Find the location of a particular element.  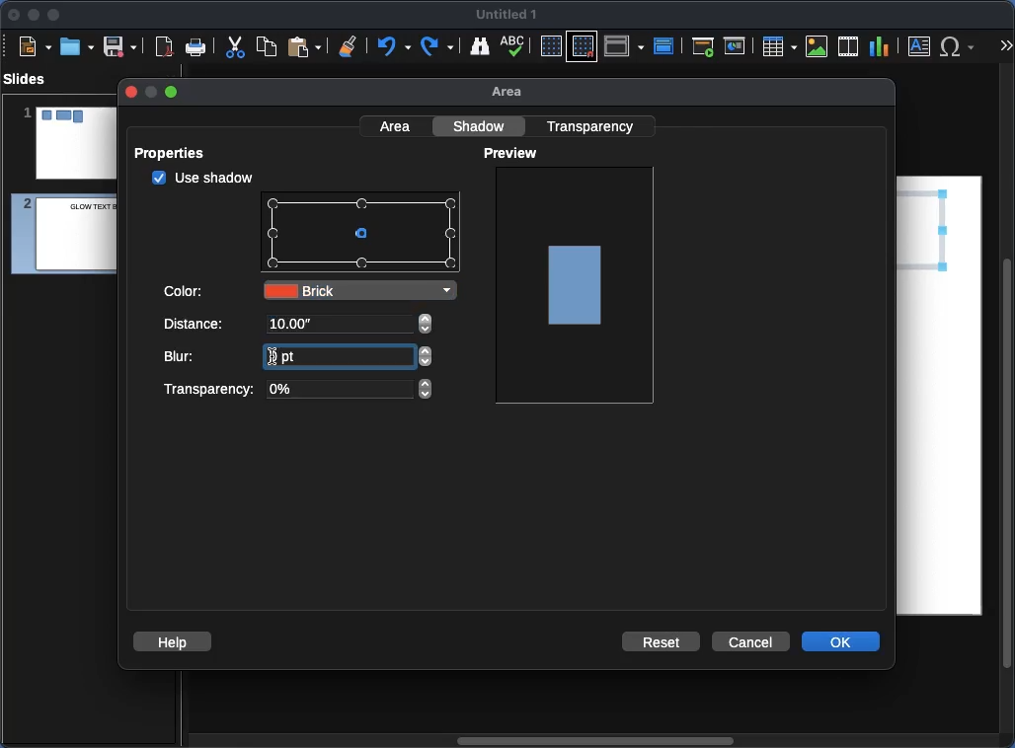

Textbox is located at coordinates (920, 45).